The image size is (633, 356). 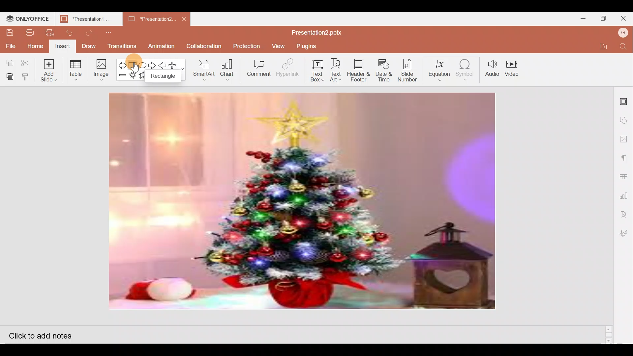 What do you see at coordinates (467, 70) in the screenshot?
I see `Symbol` at bounding box center [467, 70].